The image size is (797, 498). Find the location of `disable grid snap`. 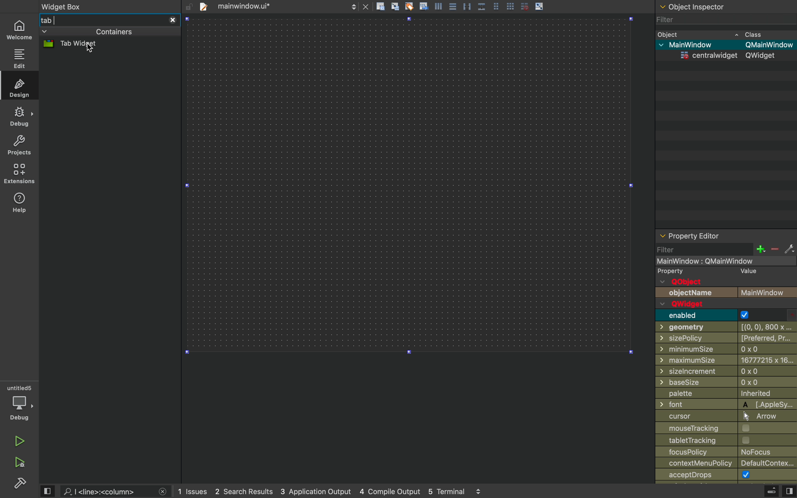

disable grid snap is located at coordinates (525, 6).